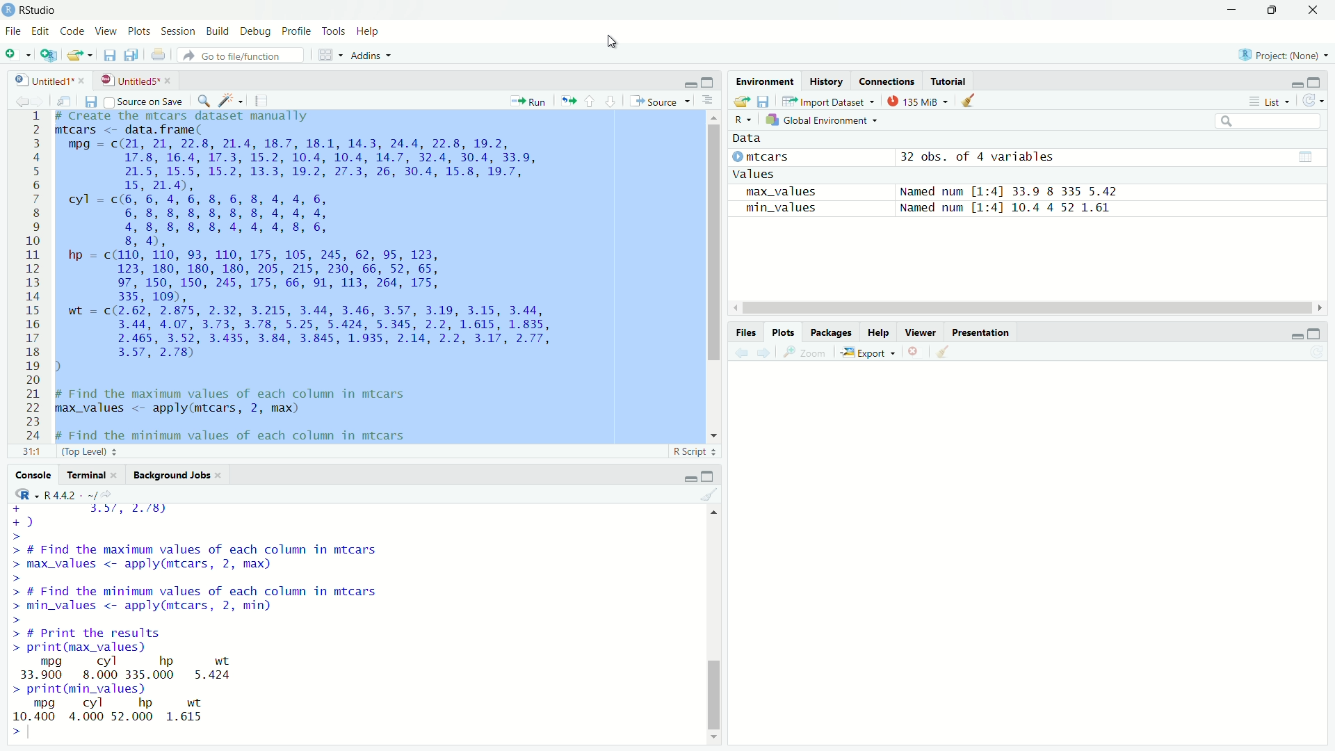 This screenshot has height=751, width=1335. I want to click on + Source ~, so click(658, 101).